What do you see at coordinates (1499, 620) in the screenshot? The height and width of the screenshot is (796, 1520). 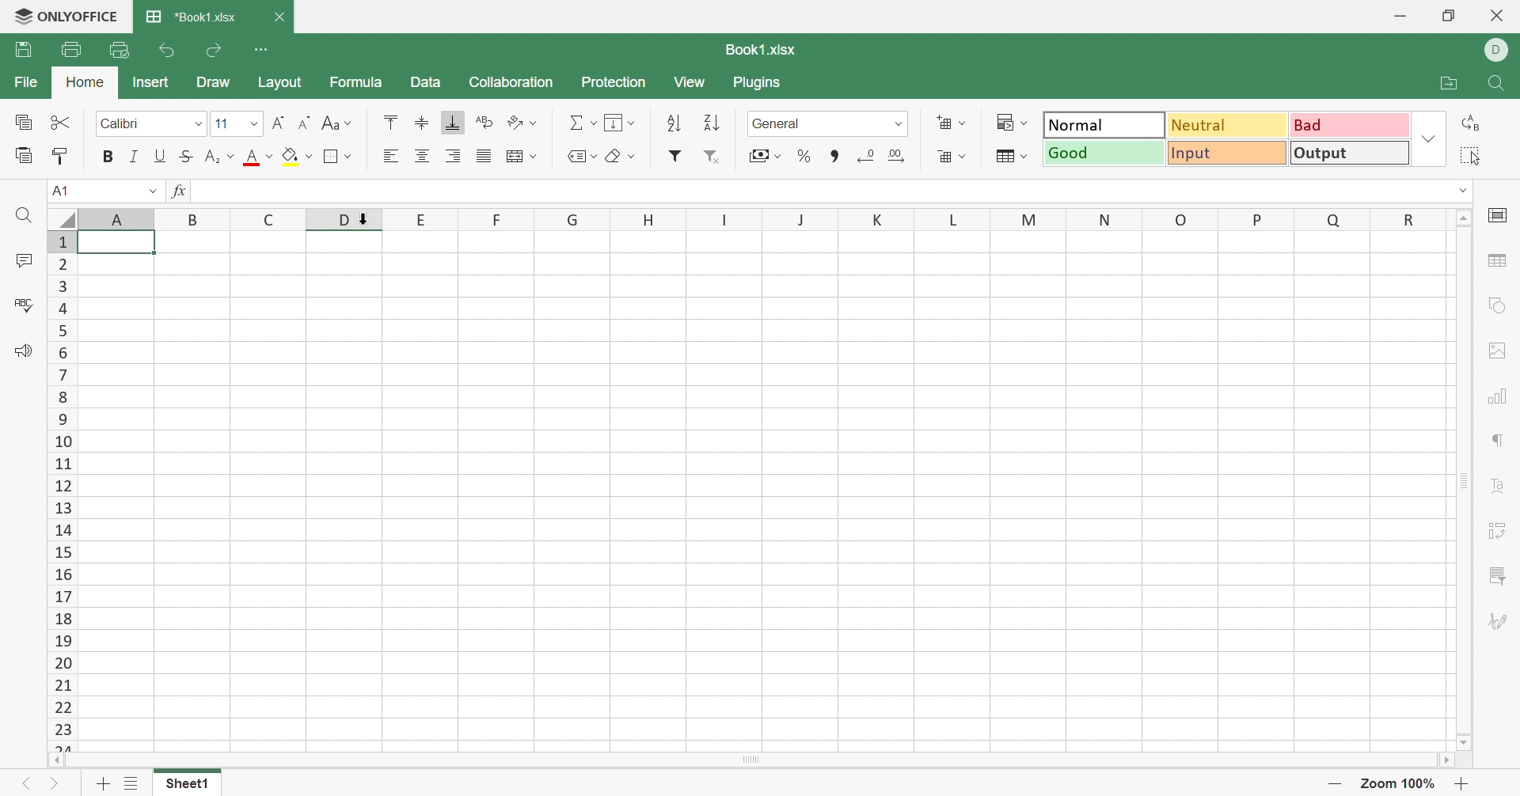 I see `Signature settings` at bounding box center [1499, 620].